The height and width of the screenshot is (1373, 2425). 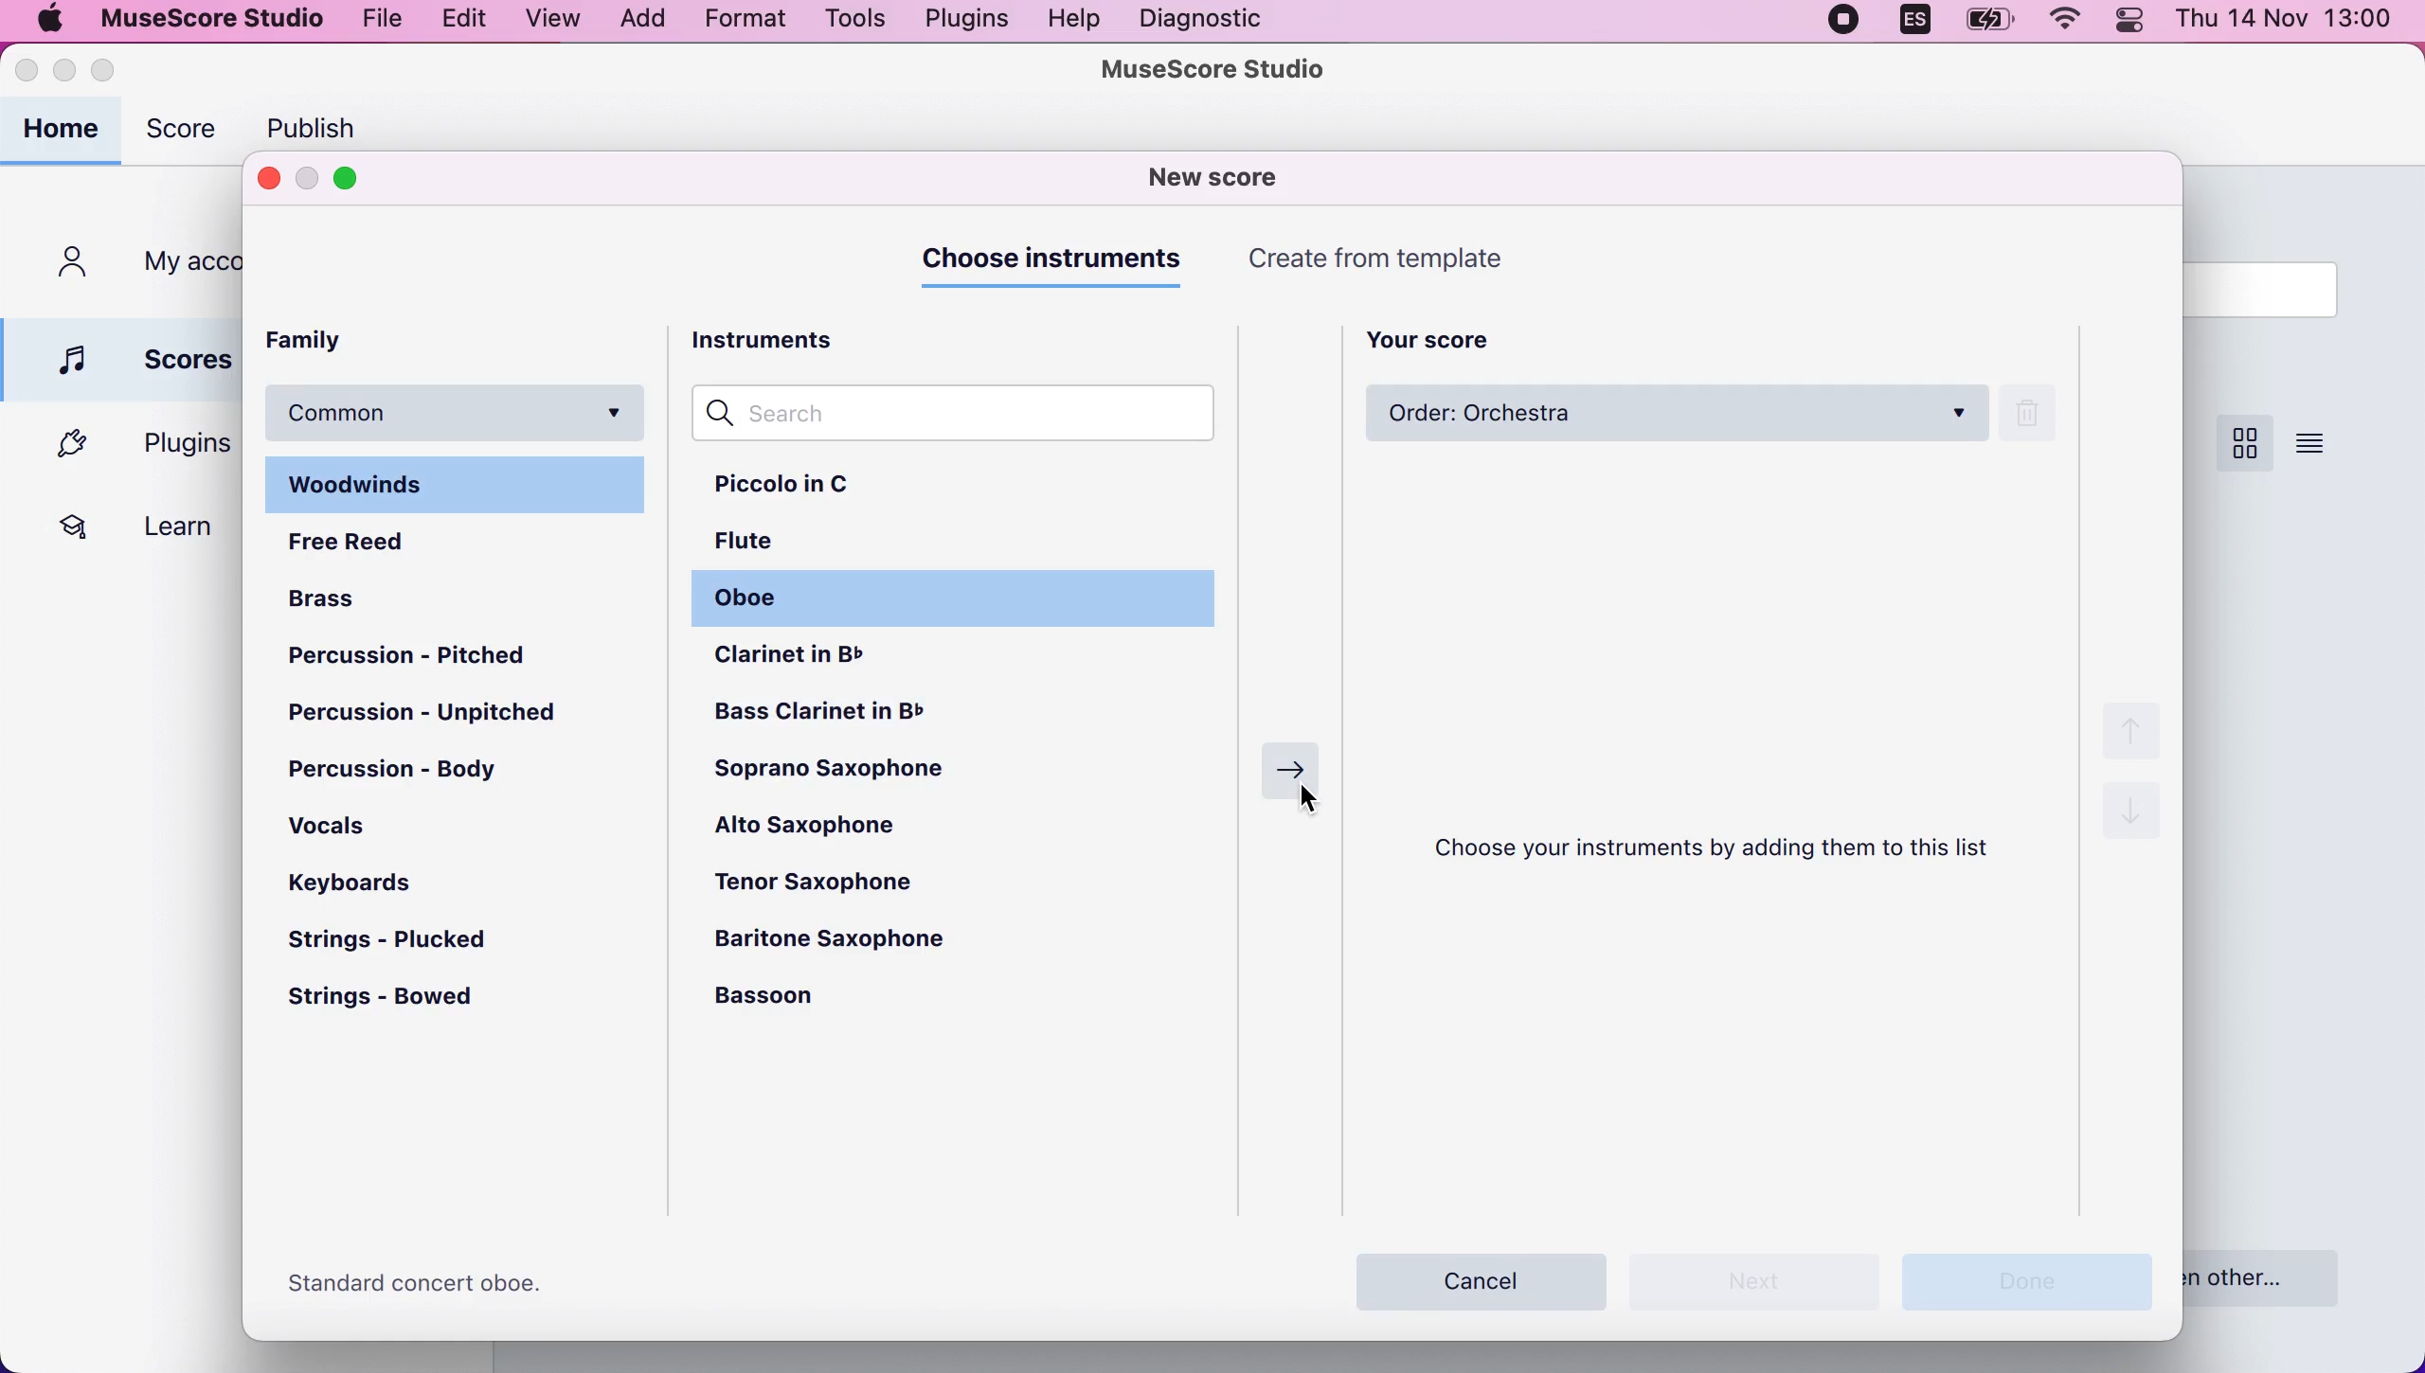 I want to click on strings-plucked, so click(x=406, y=940).